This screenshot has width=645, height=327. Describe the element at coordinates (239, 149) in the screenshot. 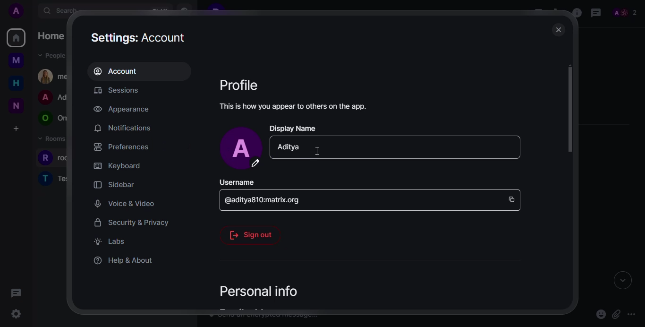

I see `profile pic` at that location.